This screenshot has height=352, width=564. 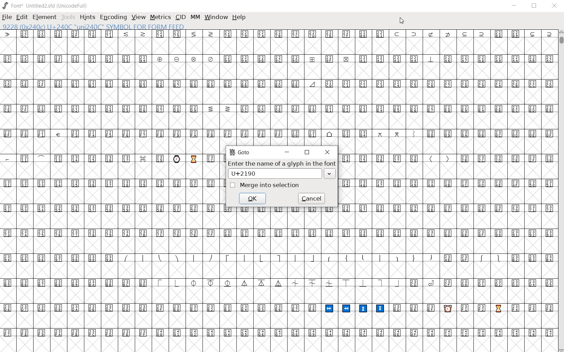 What do you see at coordinates (535, 6) in the screenshot?
I see `restore` at bounding box center [535, 6].